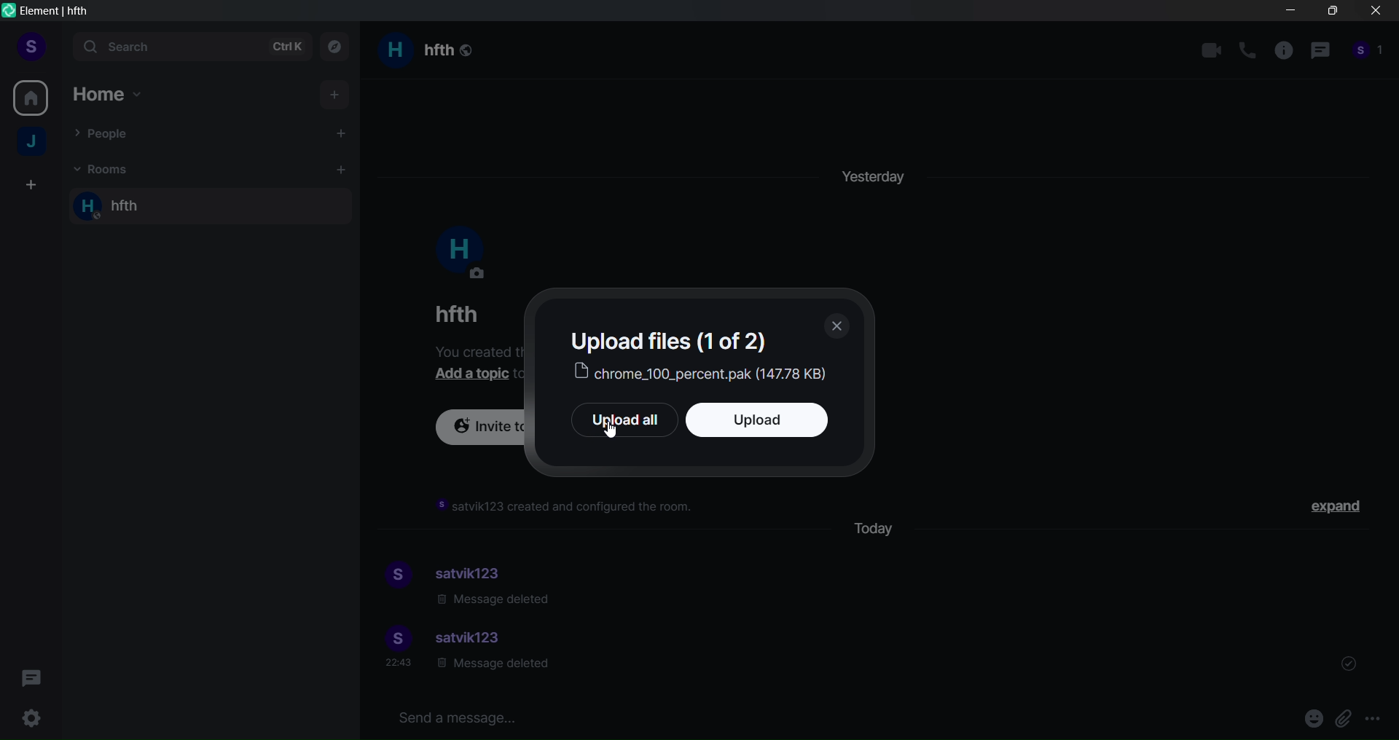 Image resolution: width=1399 pixels, height=740 pixels. Describe the element at coordinates (468, 48) in the screenshot. I see `public room` at that location.